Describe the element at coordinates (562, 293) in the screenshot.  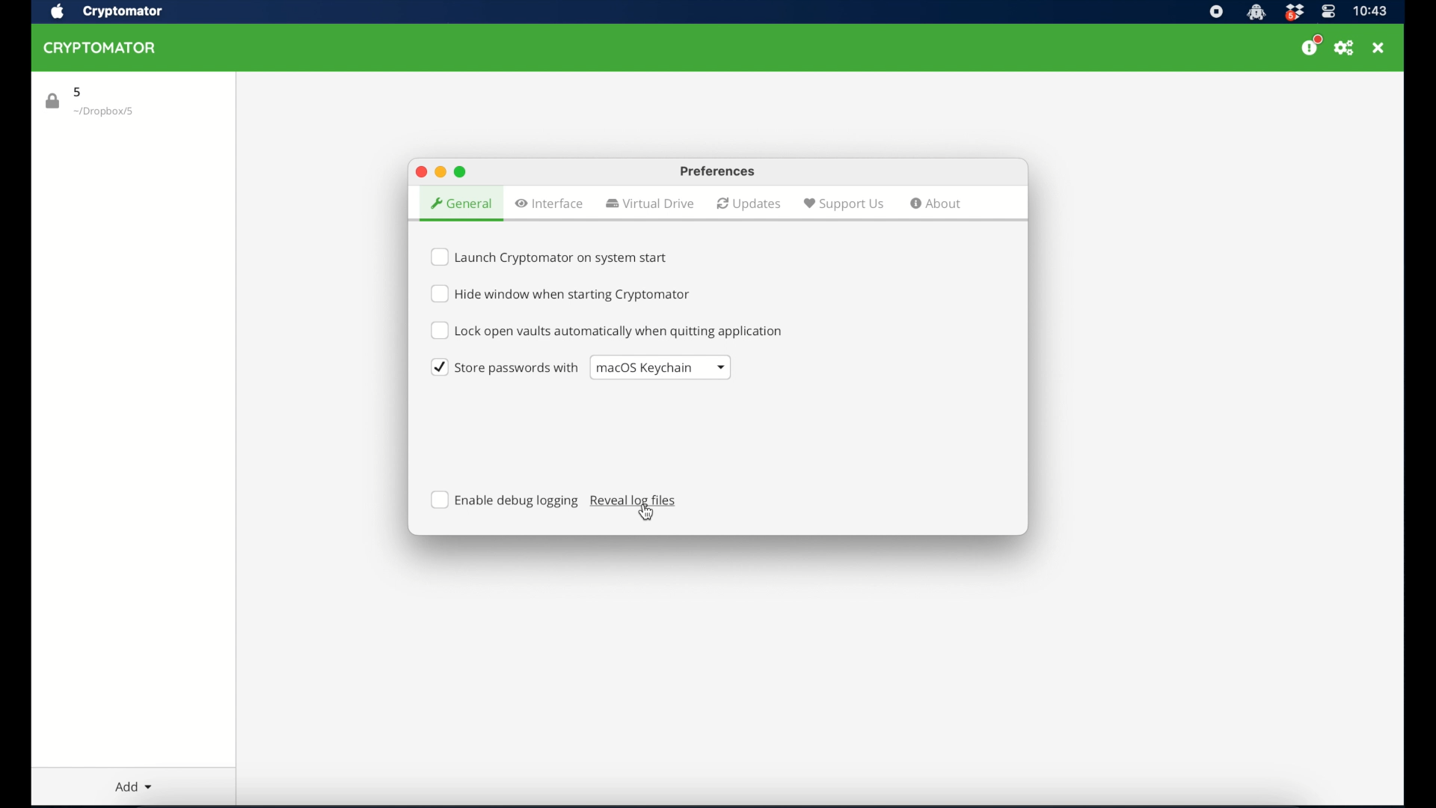
I see `hide window when starting cryptomator` at that location.